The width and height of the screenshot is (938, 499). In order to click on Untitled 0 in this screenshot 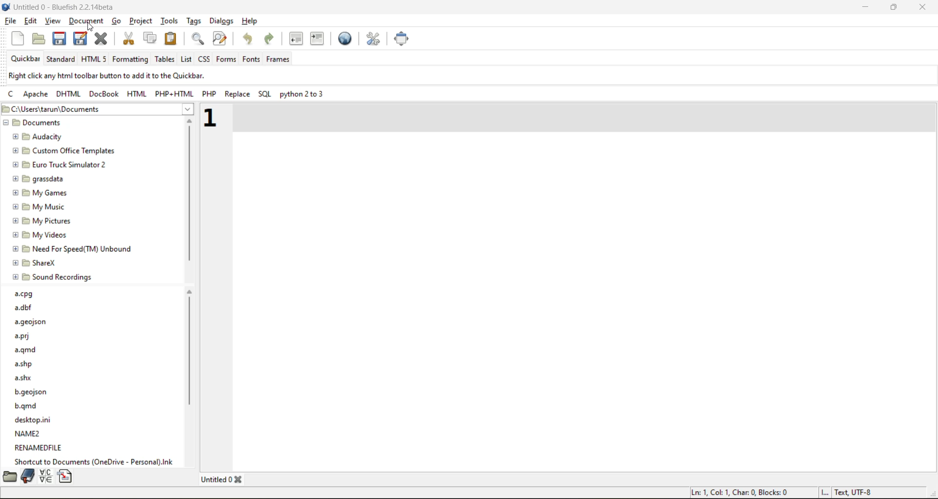, I will do `click(216, 479)`.